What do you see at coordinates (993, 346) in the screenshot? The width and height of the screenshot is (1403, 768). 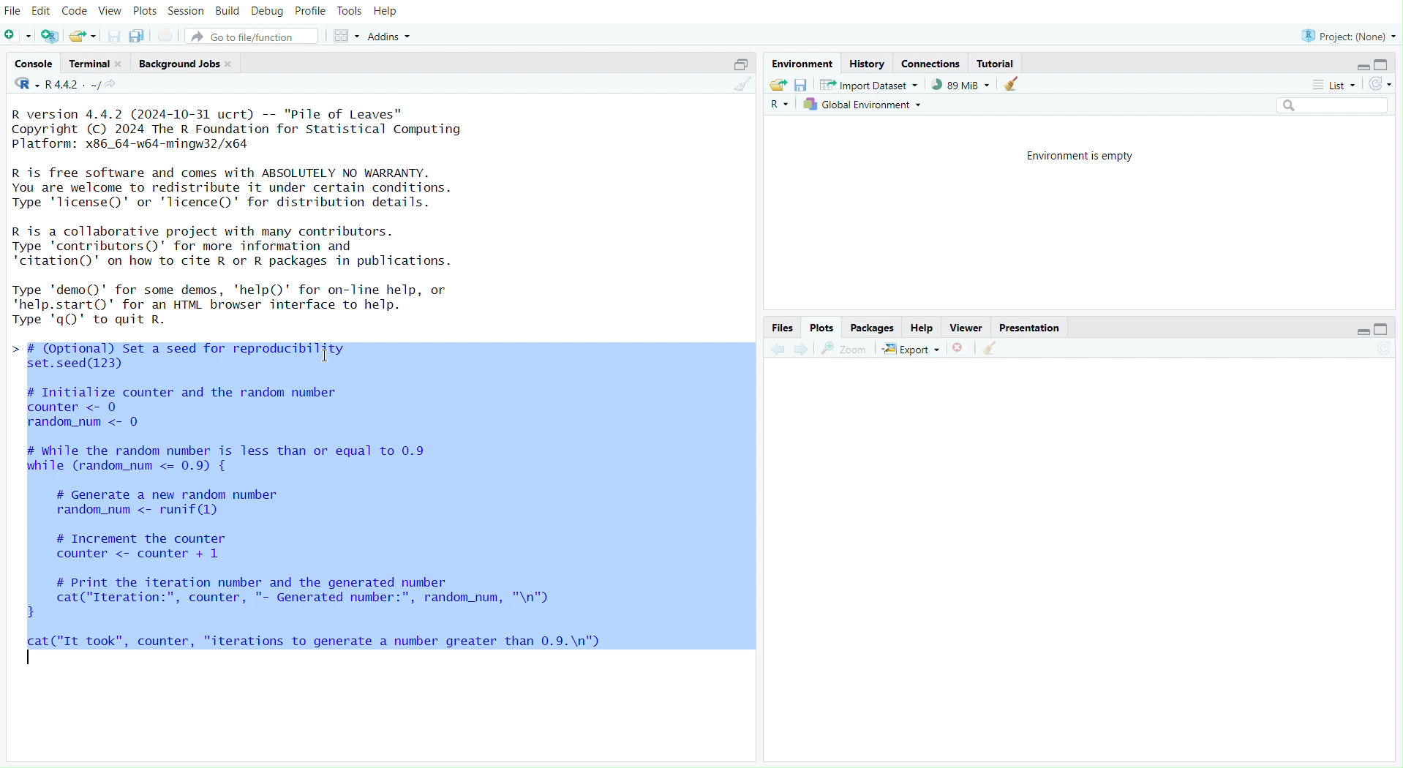 I see `Clear Console (Ctrl + L)` at bounding box center [993, 346].